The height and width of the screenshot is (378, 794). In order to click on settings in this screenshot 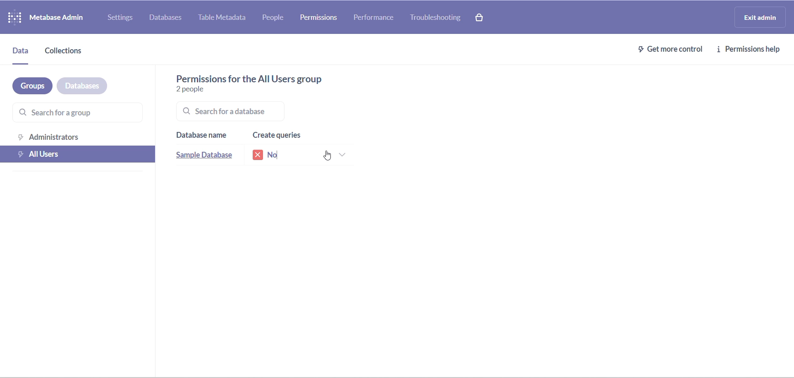, I will do `click(121, 17)`.